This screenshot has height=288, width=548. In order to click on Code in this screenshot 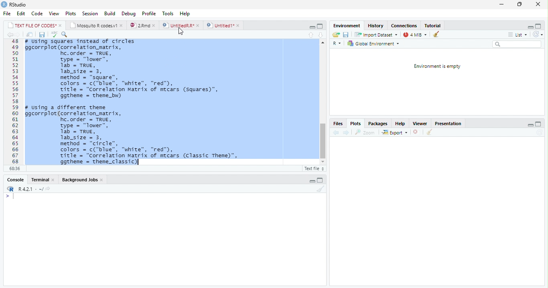, I will do `click(37, 14)`.